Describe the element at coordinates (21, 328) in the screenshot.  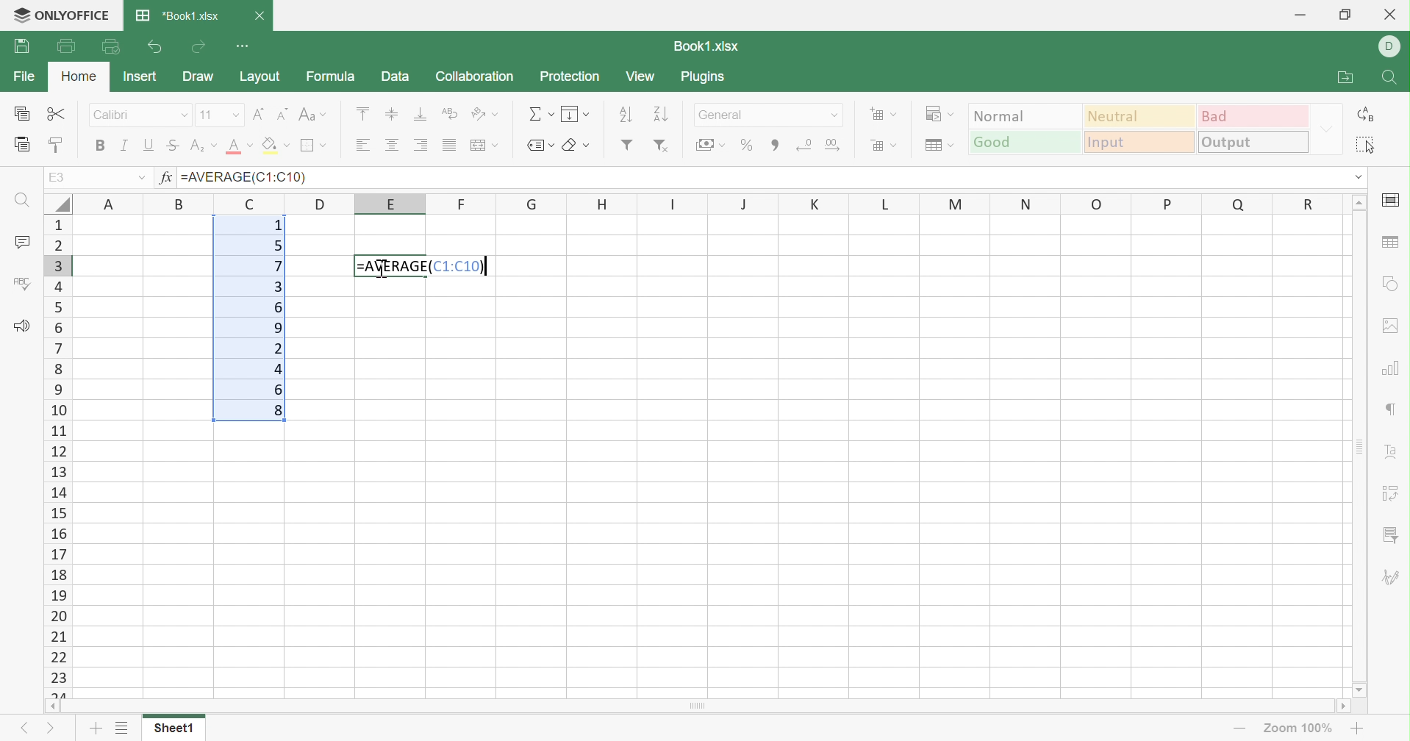
I see `Feedback & Support` at that location.